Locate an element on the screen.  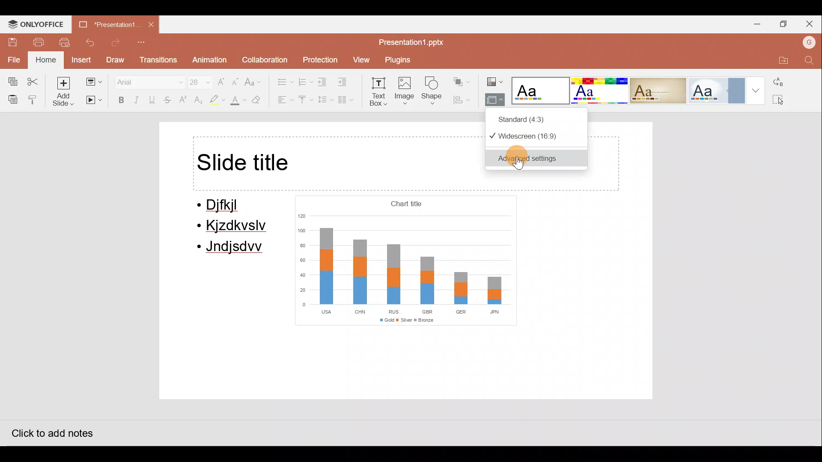
Presentation1.pptx is located at coordinates (409, 40).